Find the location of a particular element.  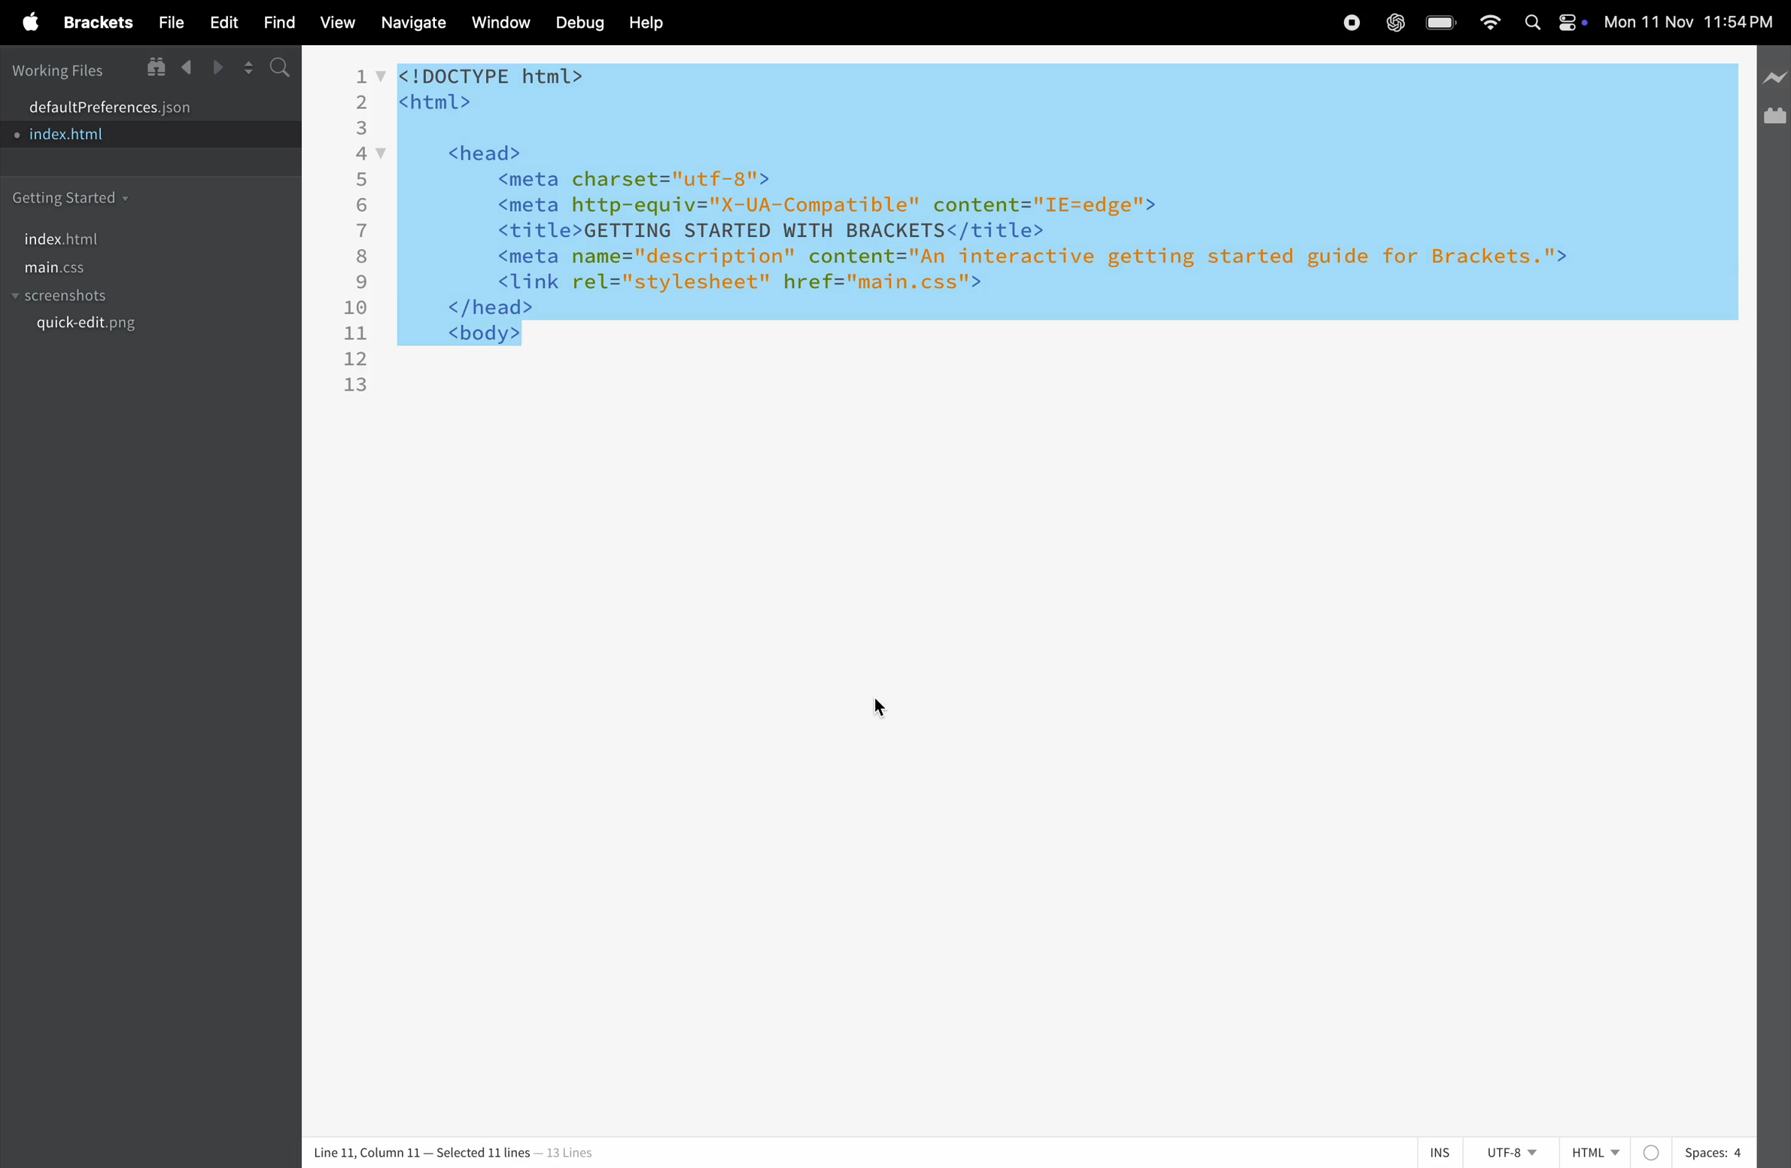

main.css is located at coordinates (138, 271).